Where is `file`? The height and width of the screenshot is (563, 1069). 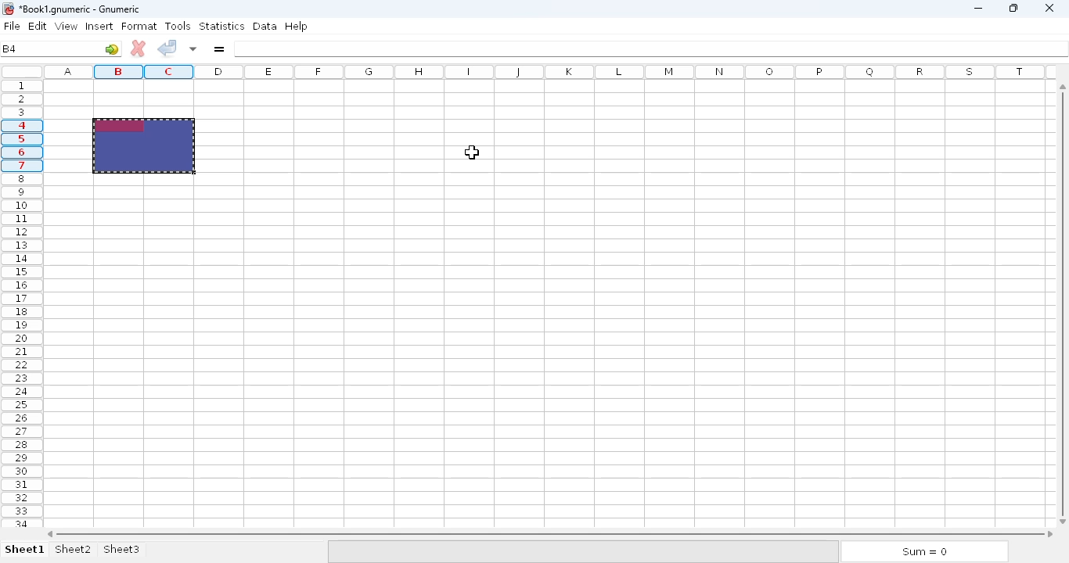 file is located at coordinates (12, 26).